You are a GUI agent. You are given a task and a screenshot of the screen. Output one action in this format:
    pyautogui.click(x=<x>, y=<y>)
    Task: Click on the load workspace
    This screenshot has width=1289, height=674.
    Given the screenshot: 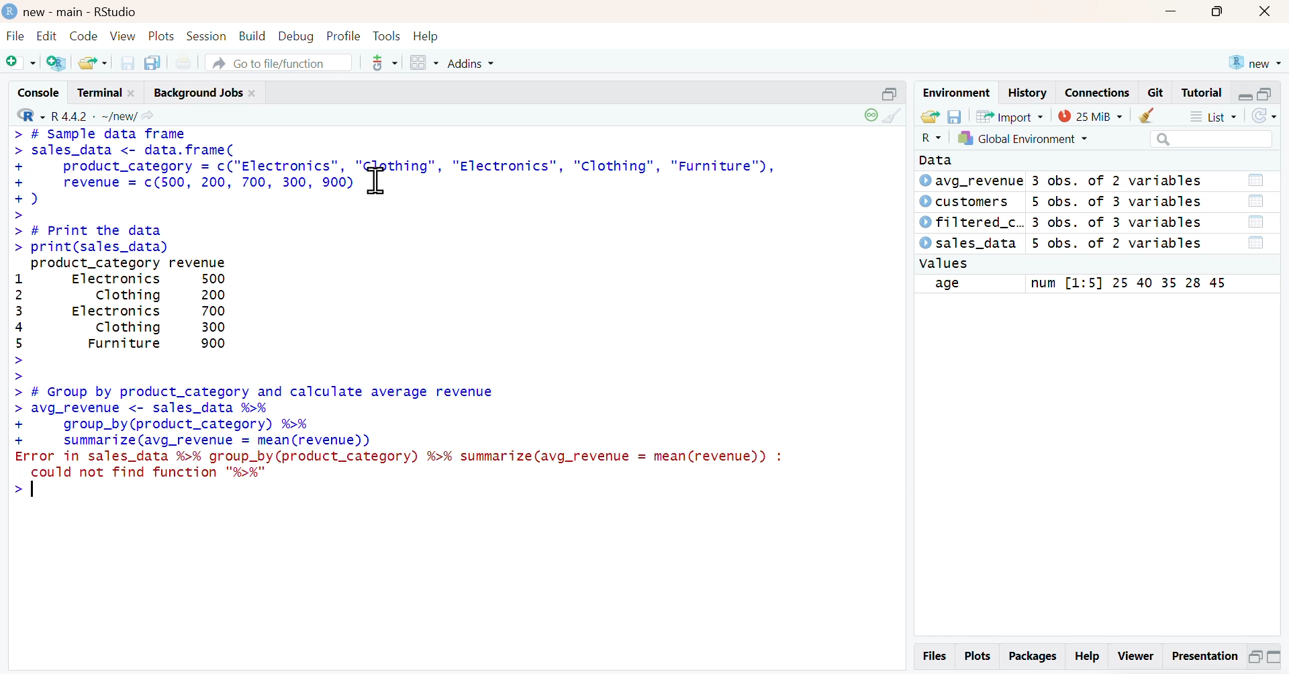 What is the action you would take?
    pyautogui.click(x=930, y=117)
    